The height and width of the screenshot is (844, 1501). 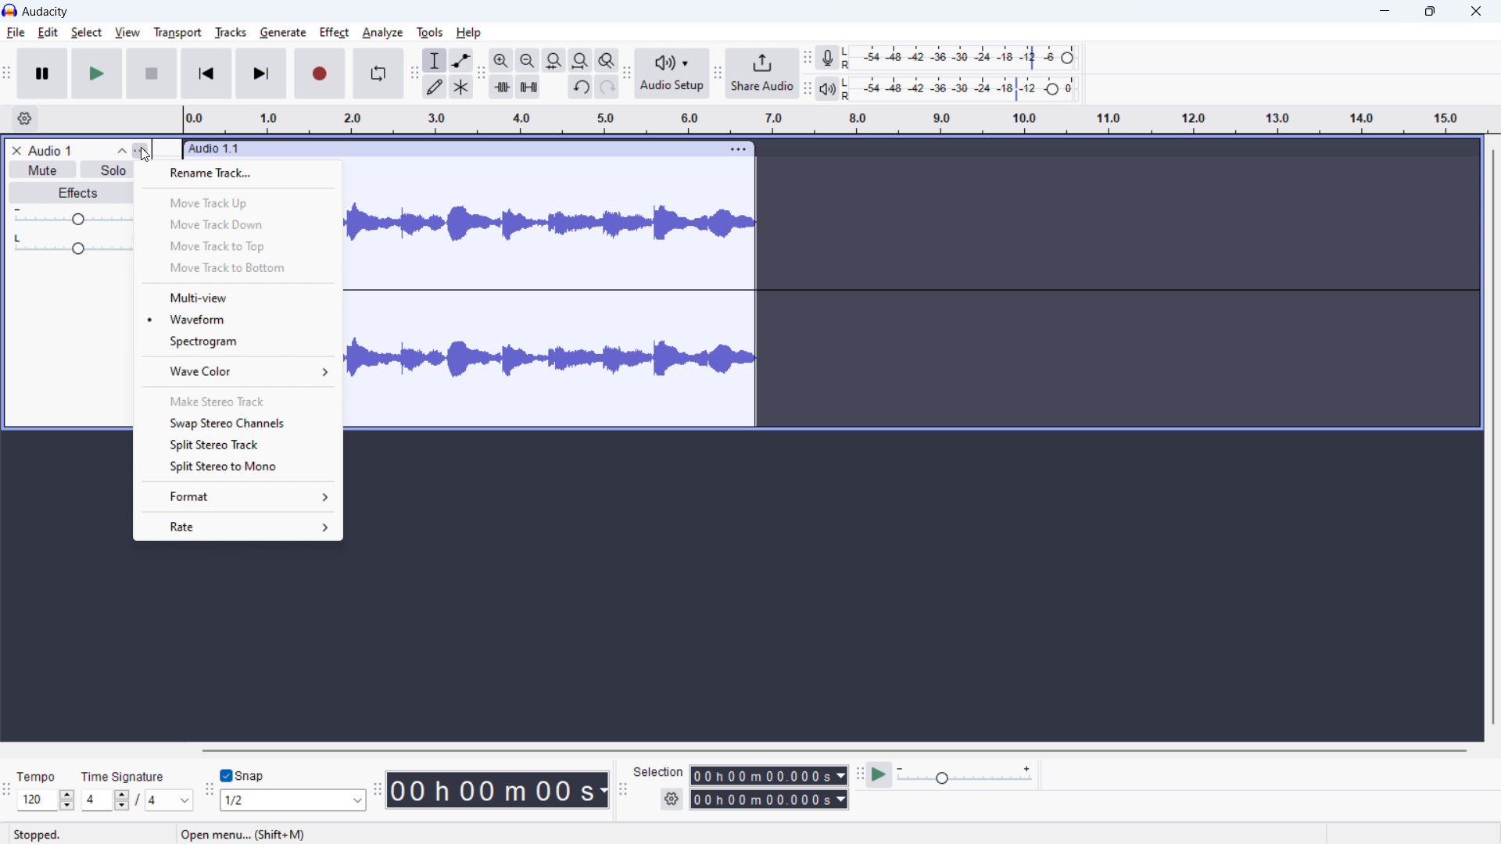 What do you see at coordinates (71, 244) in the screenshot?
I see `pan` at bounding box center [71, 244].